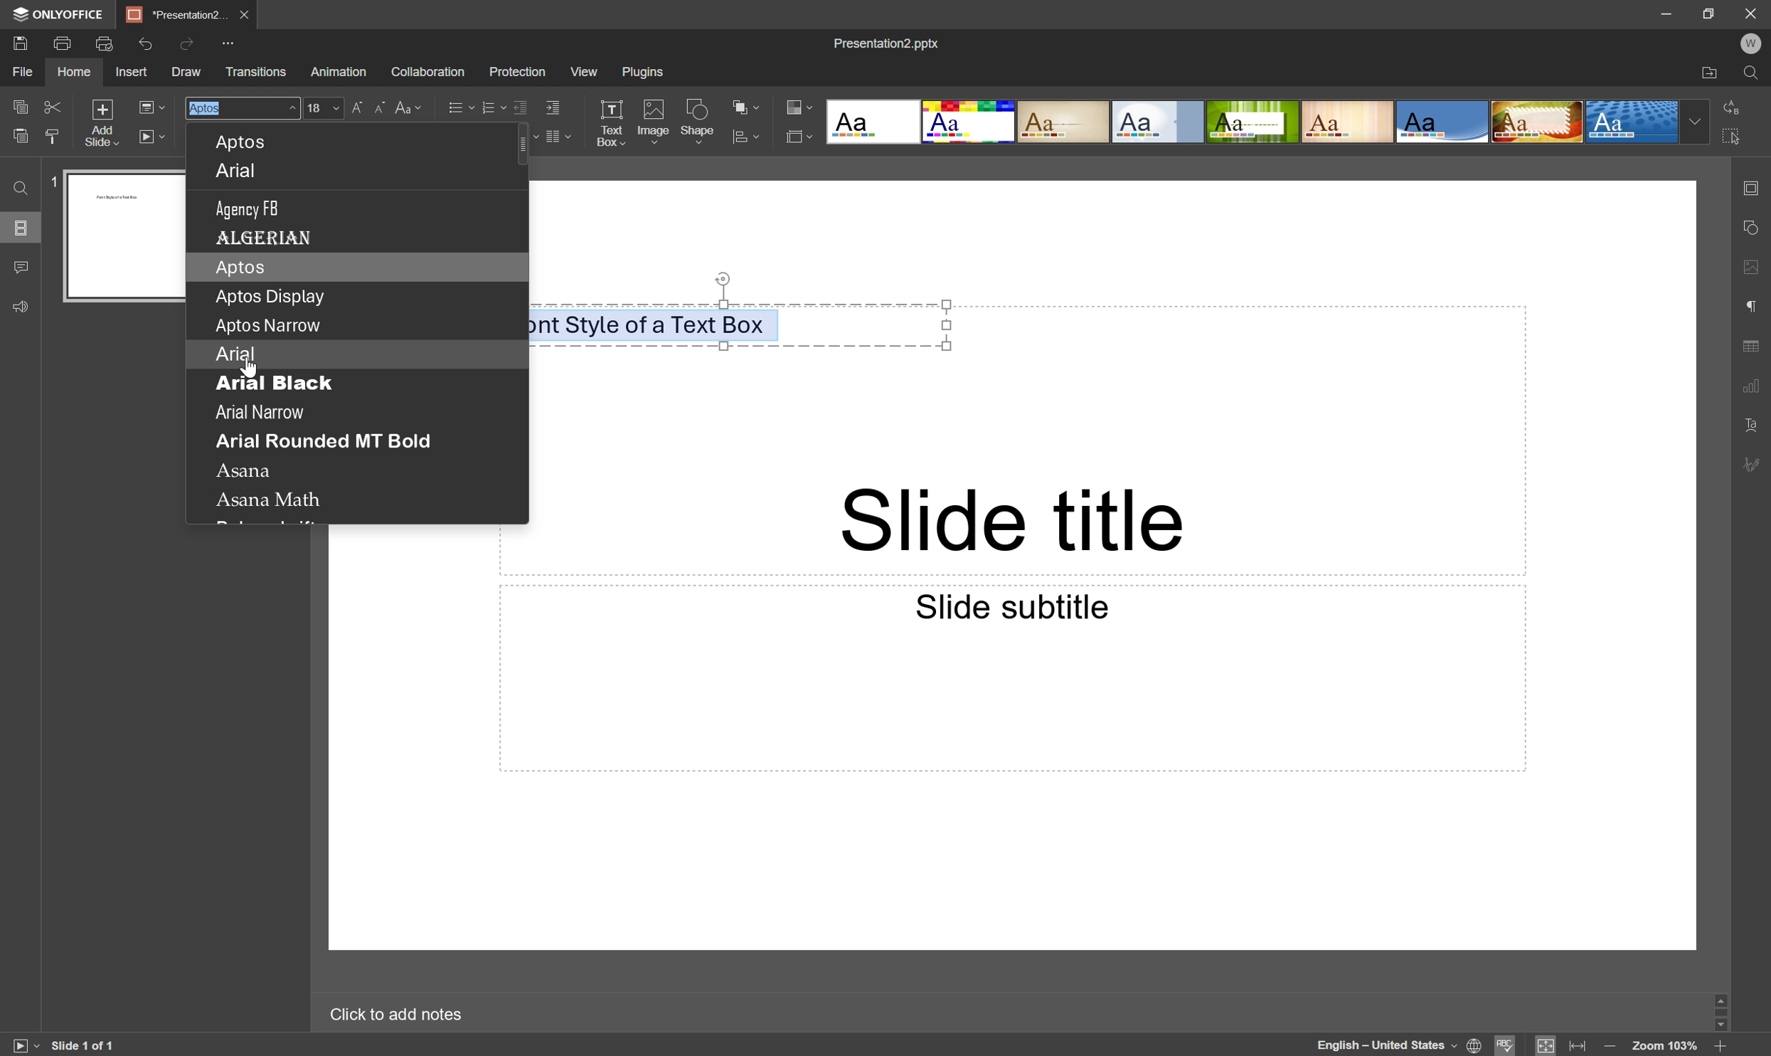  Describe the element at coordinates (234, 45) in the screenshot. I see `Customize Quick Access Toolbar` at that location.